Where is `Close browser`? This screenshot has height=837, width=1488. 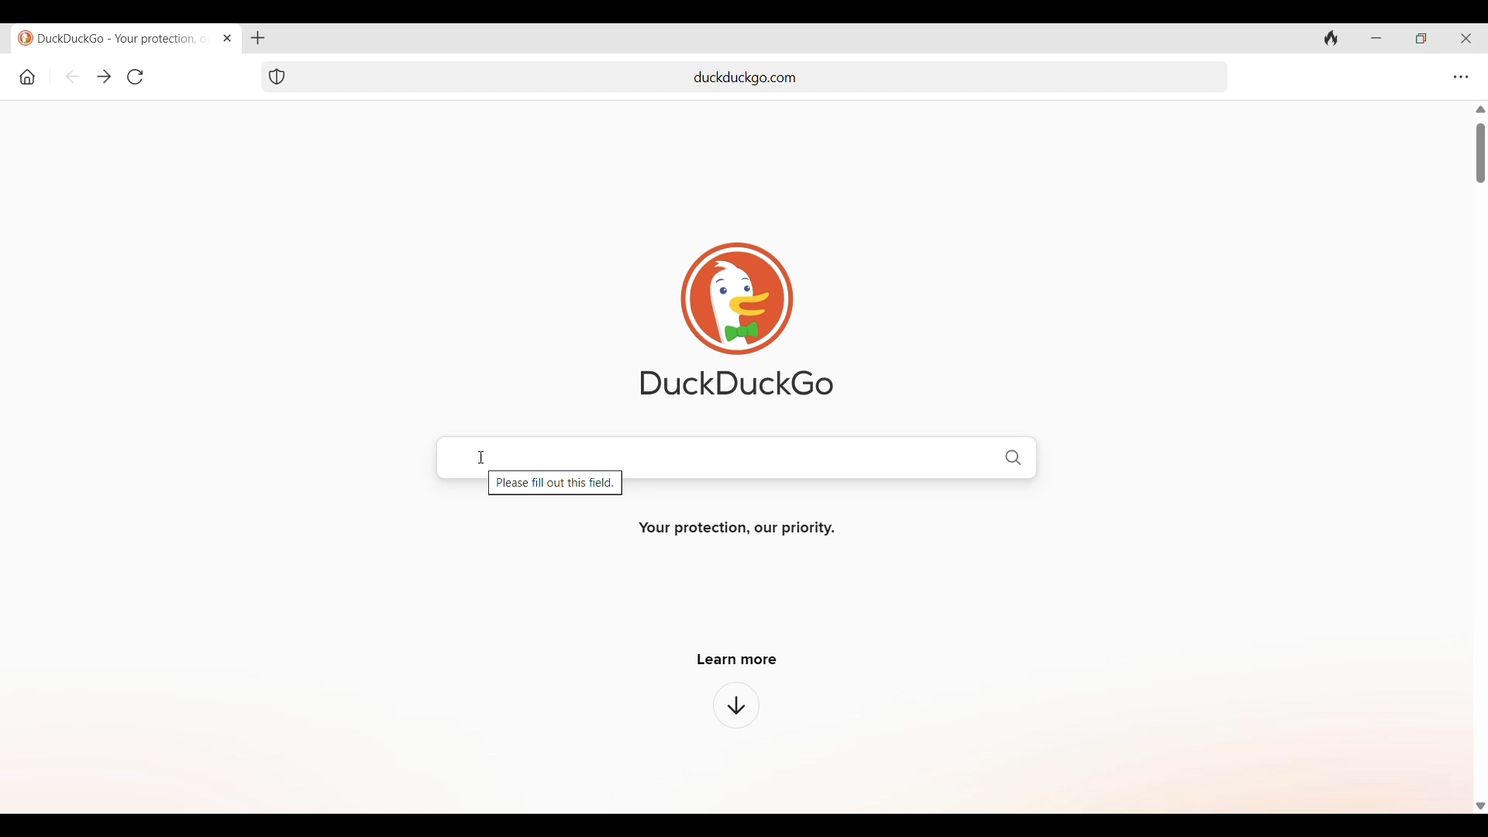 Close browser is located at coordinates (1466, 39).